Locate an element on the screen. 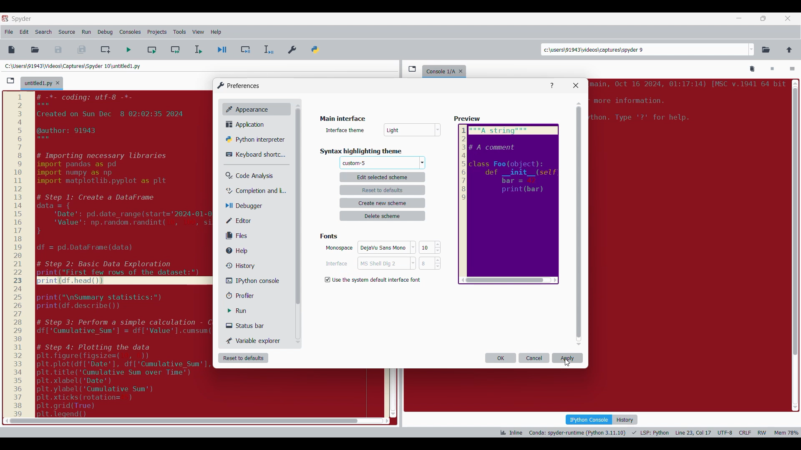 This screenshot has width=801, height=450. Window logo and title is located at coordinates (239, 85).